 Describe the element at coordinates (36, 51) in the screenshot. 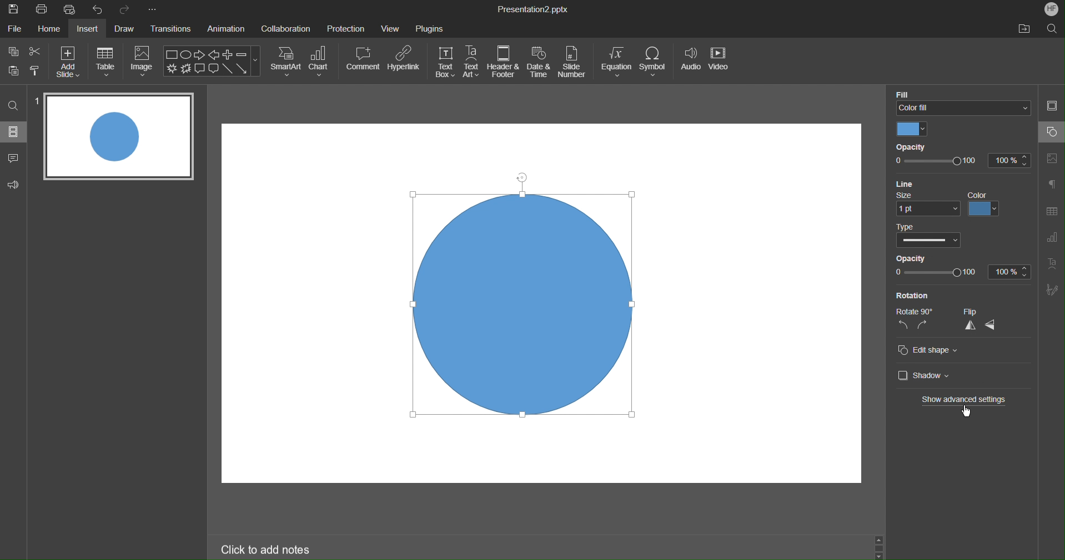

I see `Cut` at that location.